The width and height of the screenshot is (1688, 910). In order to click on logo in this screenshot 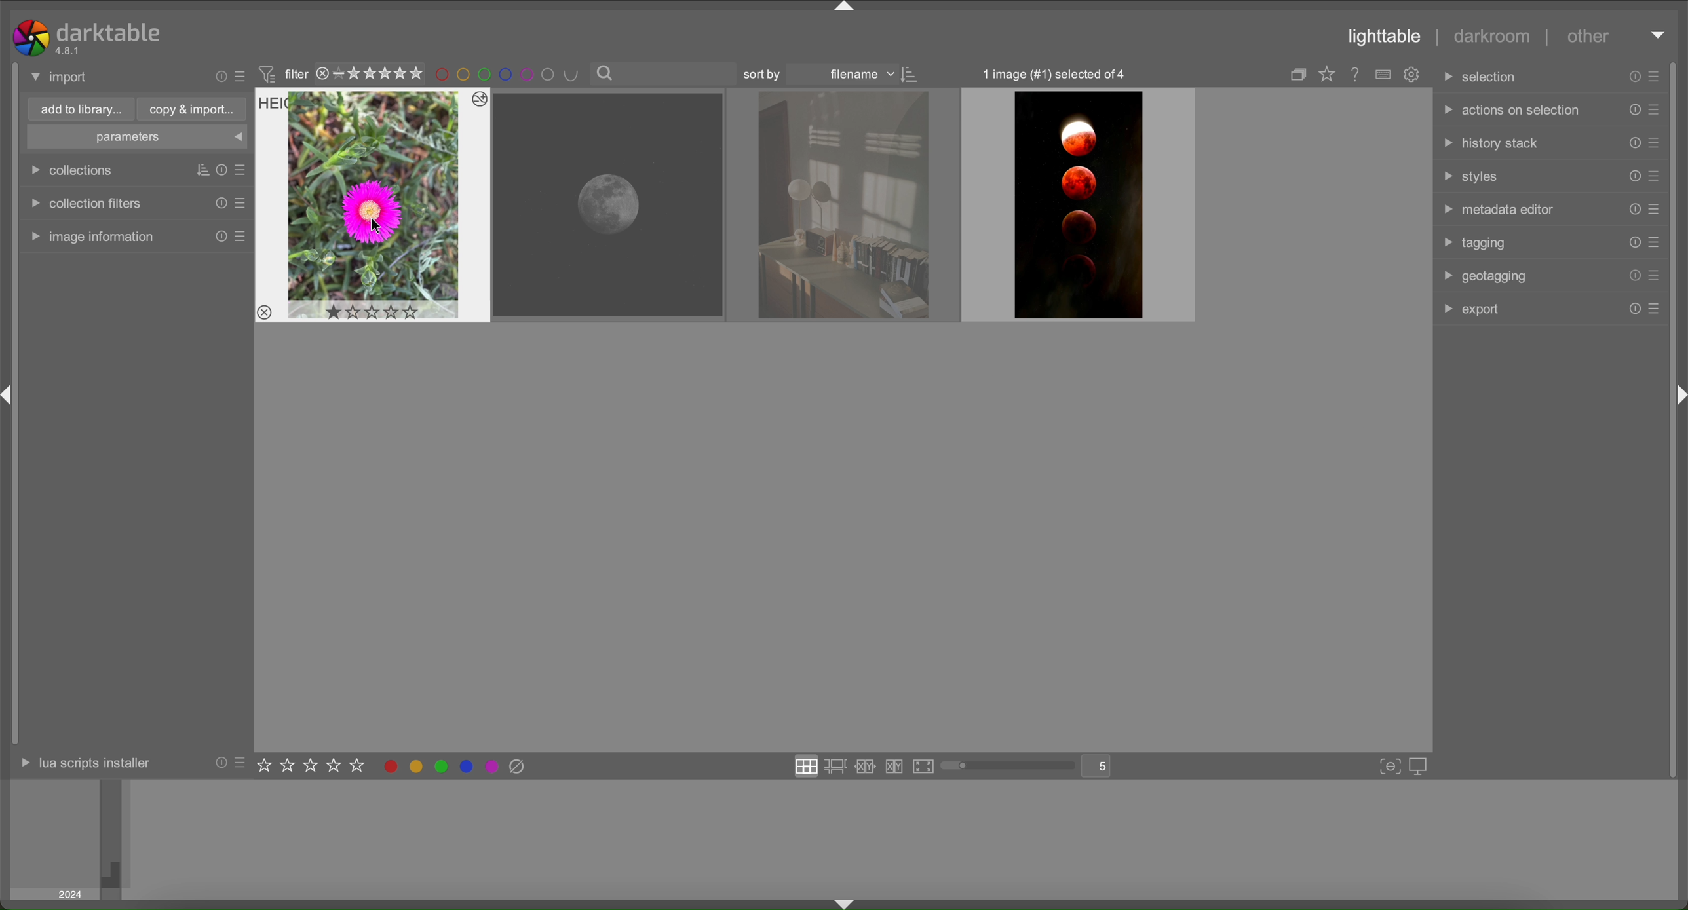, I will do `click(31, 38)`.